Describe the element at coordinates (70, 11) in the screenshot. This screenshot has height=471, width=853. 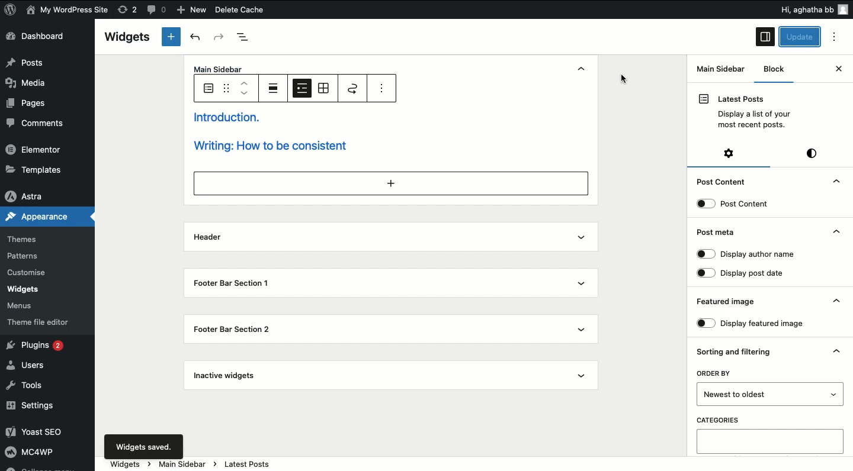
I see ` My WordPress Site` at that location.